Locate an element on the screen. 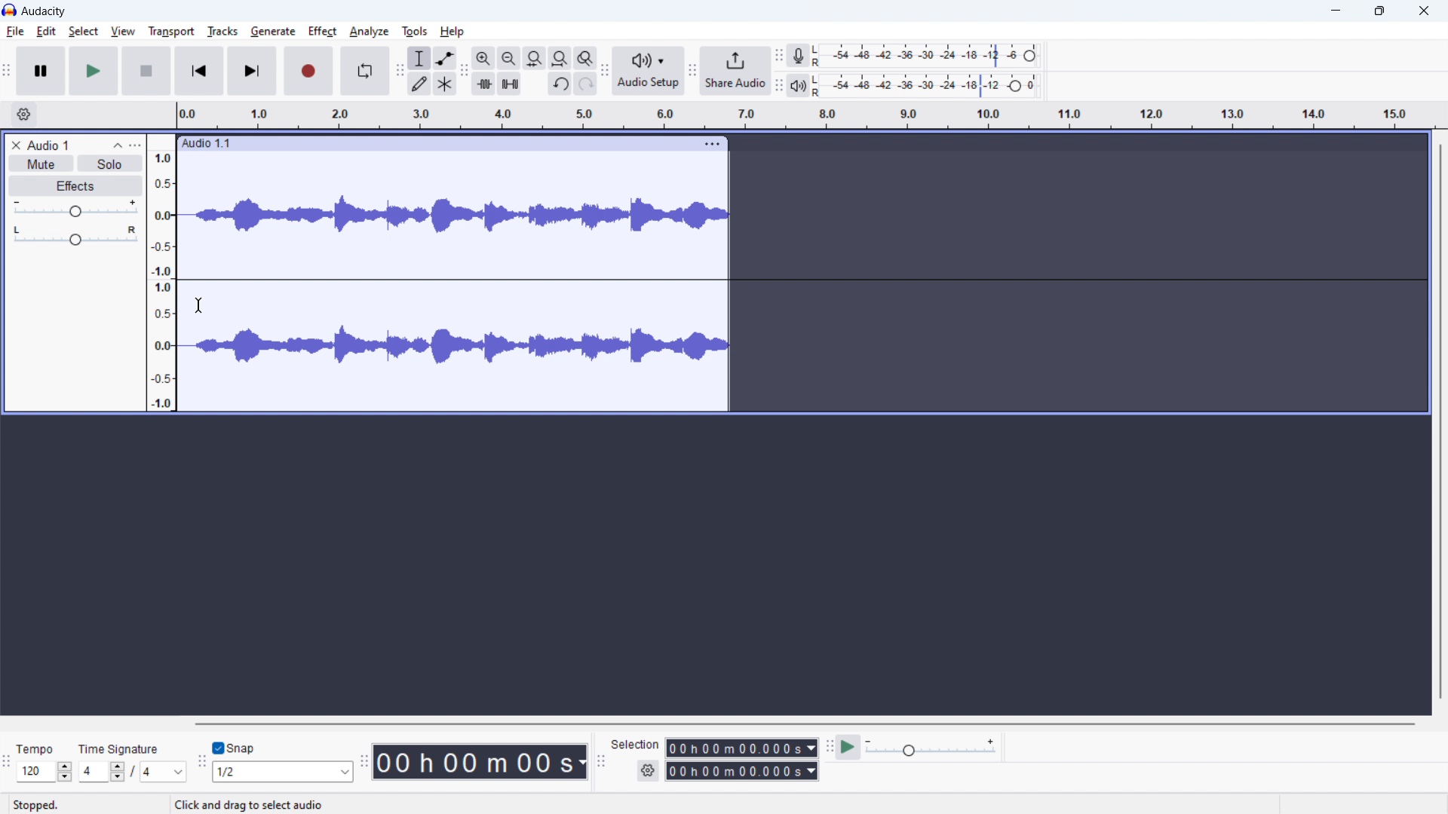 The height and width of the screenshot is (814, 1448). pause is located at coordinates (40, 71).